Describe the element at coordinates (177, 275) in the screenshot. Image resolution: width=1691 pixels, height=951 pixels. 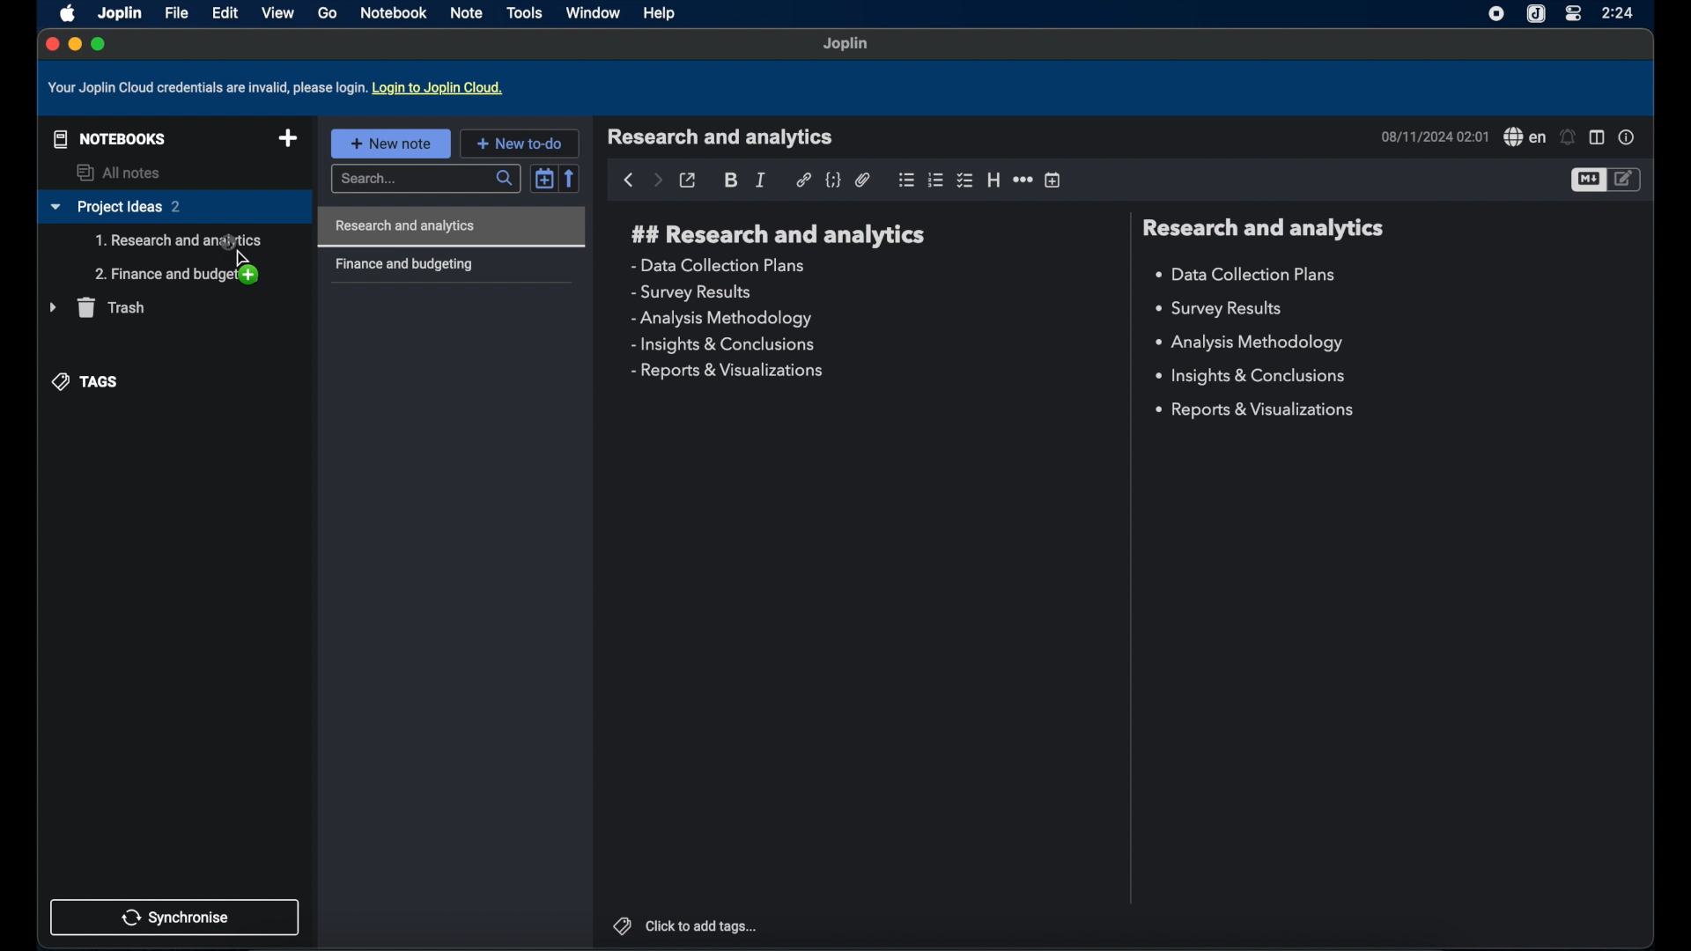
I see `sub-notebook(Finance and budget)` at that location.